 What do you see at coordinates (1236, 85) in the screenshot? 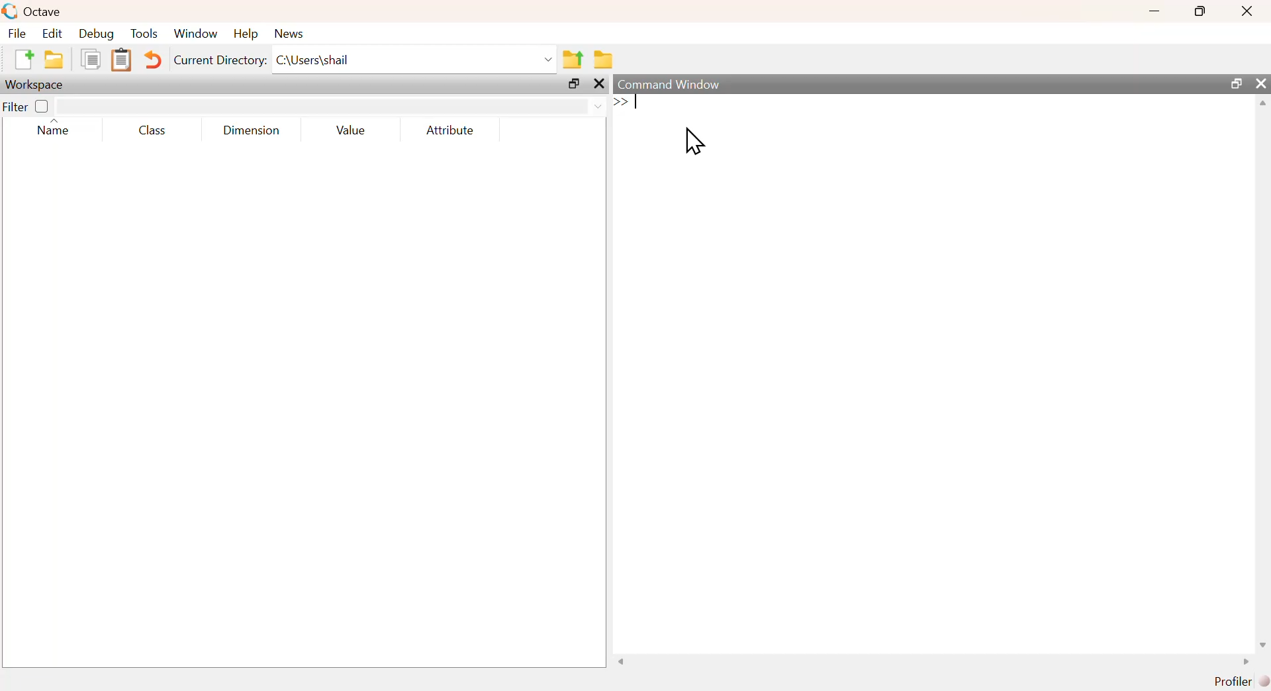
I see `maximize` at bounding box center [1236, 85].